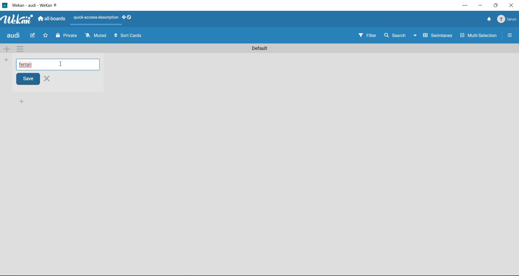  What do you see at coordinates (32, 5) in the screenshot?
I see `app title Wekan - audi -WeKan` at bounding box center [32, 5].